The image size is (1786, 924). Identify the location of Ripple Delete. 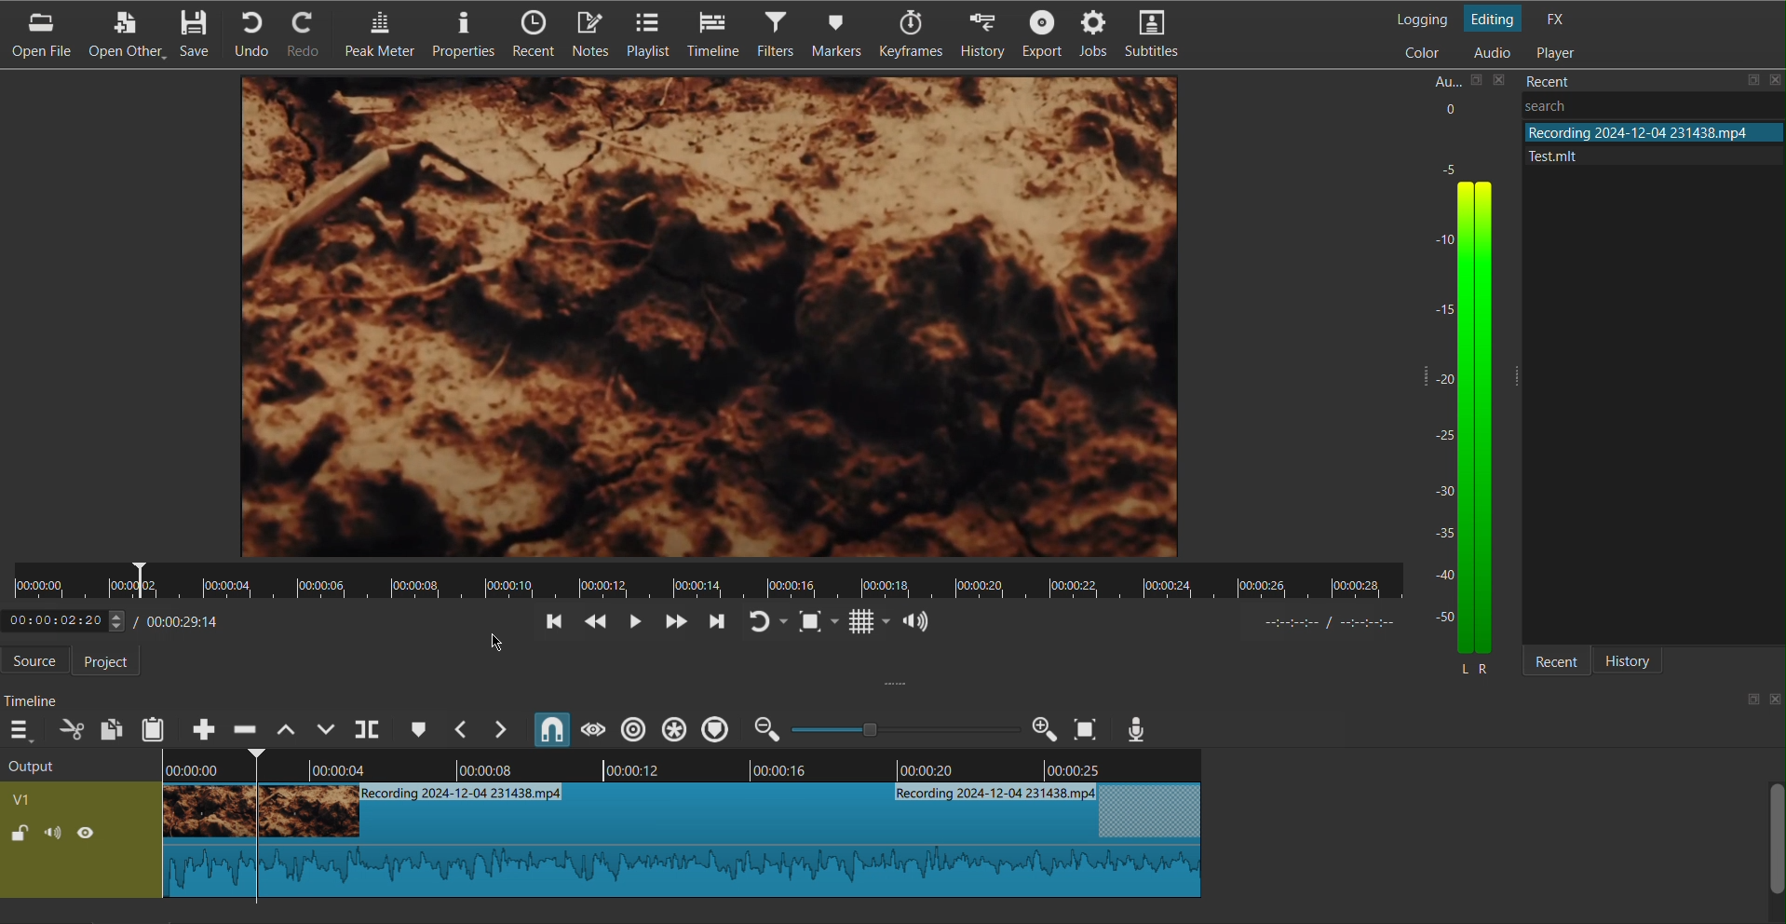
(245, 725).